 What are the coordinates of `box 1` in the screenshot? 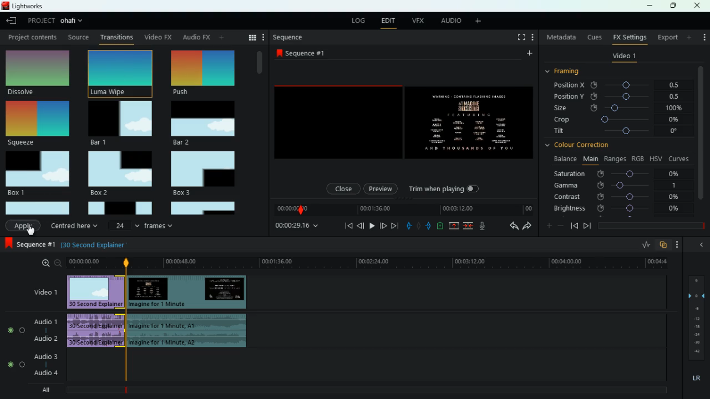 It's located at (39, 172).